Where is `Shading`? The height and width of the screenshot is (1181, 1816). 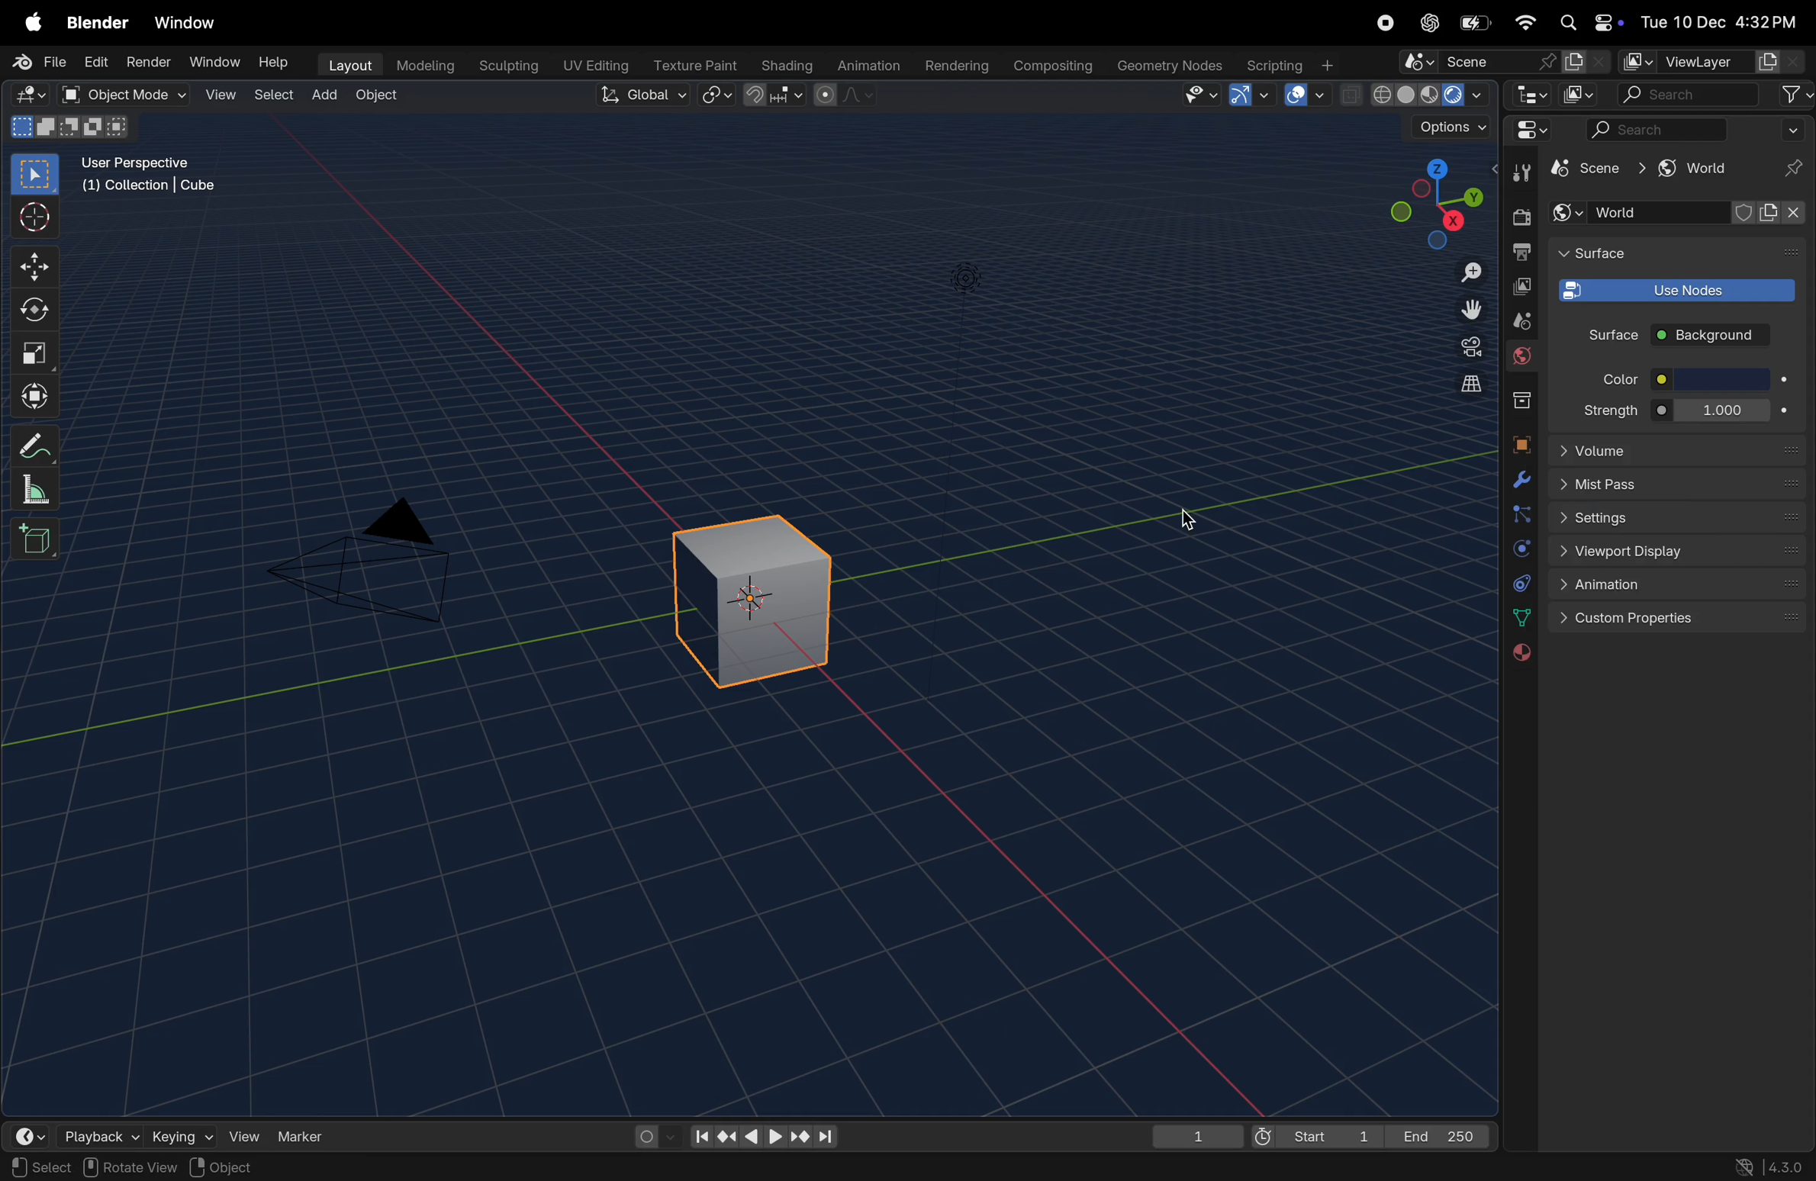 Shading is located at coordinates (784, 65).